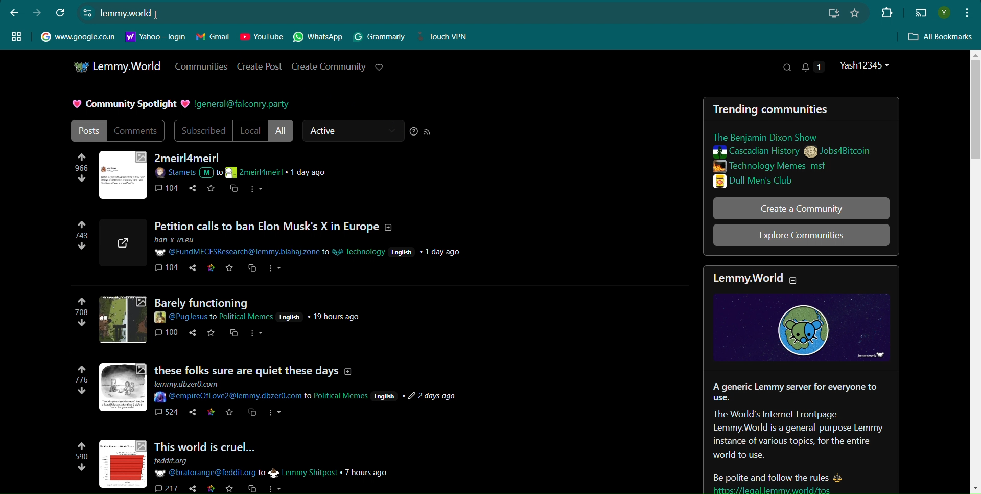 The width and height of the screenshot is (981, 494). What do you see at coordinates (791, 152) in the screenshot?
I see ` Cascadian History Jobs4Bitcoin` at bounding box center [791, 152].